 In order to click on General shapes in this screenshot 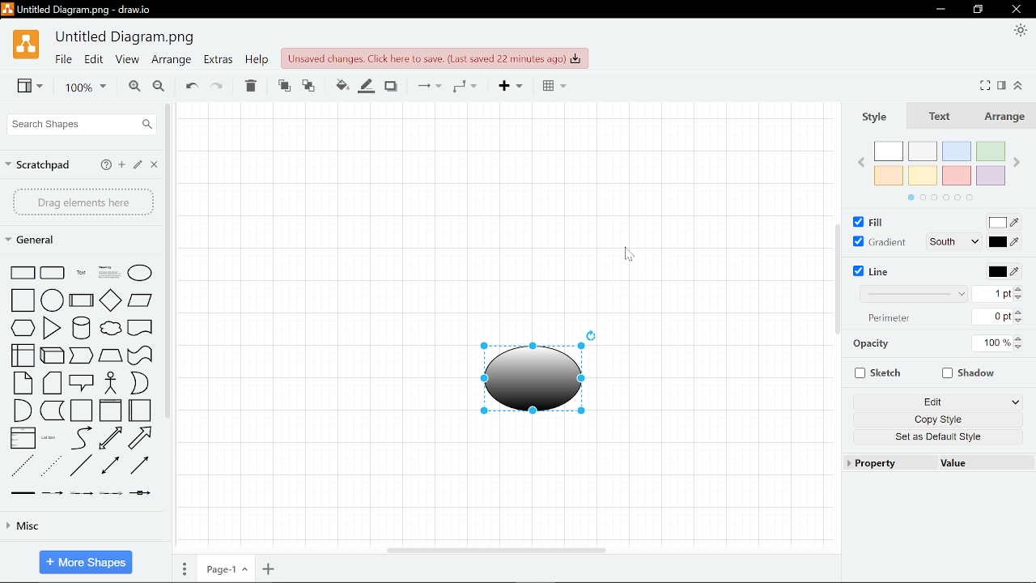, I will do `click(78, 239)`.